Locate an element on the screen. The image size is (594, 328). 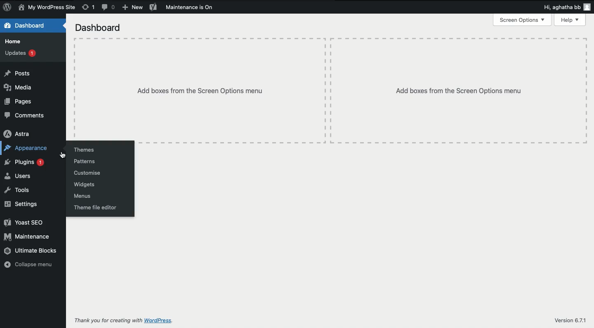
Version 6.7.1 is located at coordinates (572, 321).